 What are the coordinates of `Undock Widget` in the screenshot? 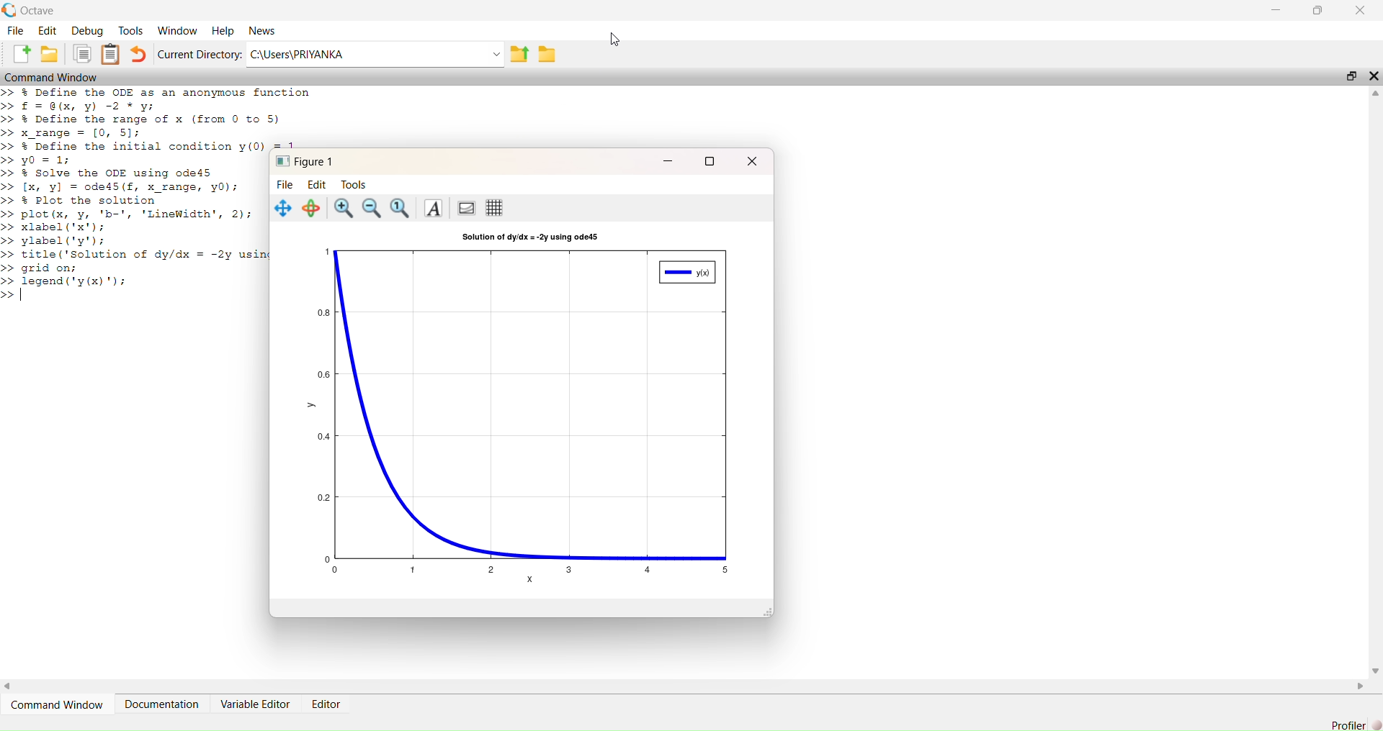 It's located at (1352, 76).